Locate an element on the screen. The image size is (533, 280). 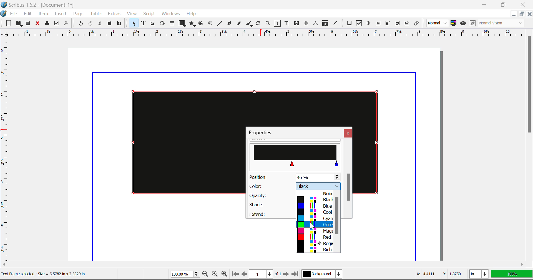
Freehand is located at coordinates (239, 25).